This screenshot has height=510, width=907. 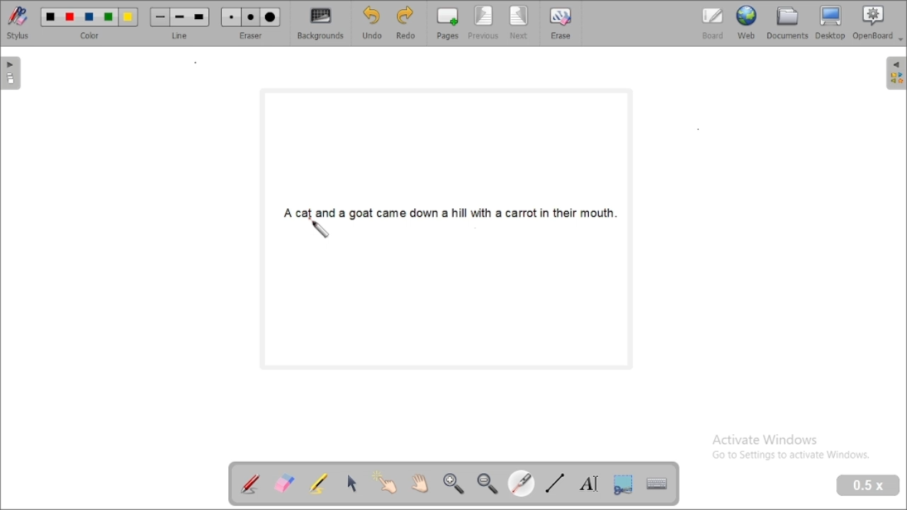 What do you see at coordinates (90, 23) in the screenshot?
I see `color` at bounding box center [90, 23].